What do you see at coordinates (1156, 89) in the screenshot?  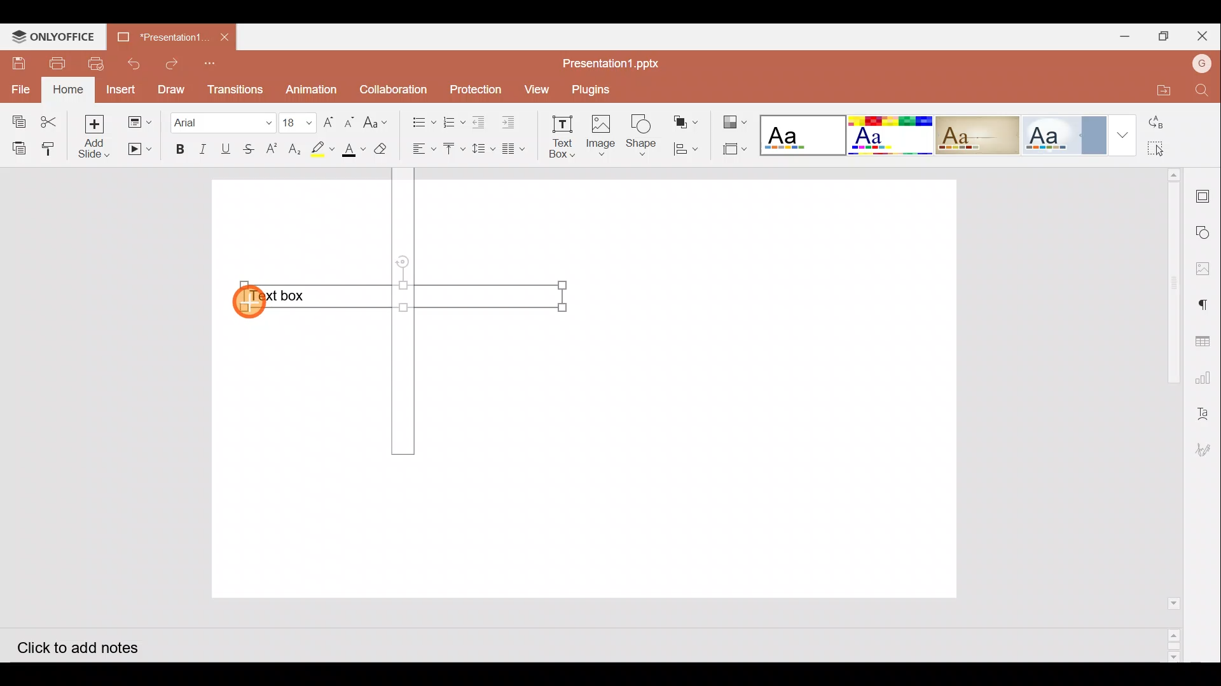 I see `Open file location` at bounding box center [1156, 89].